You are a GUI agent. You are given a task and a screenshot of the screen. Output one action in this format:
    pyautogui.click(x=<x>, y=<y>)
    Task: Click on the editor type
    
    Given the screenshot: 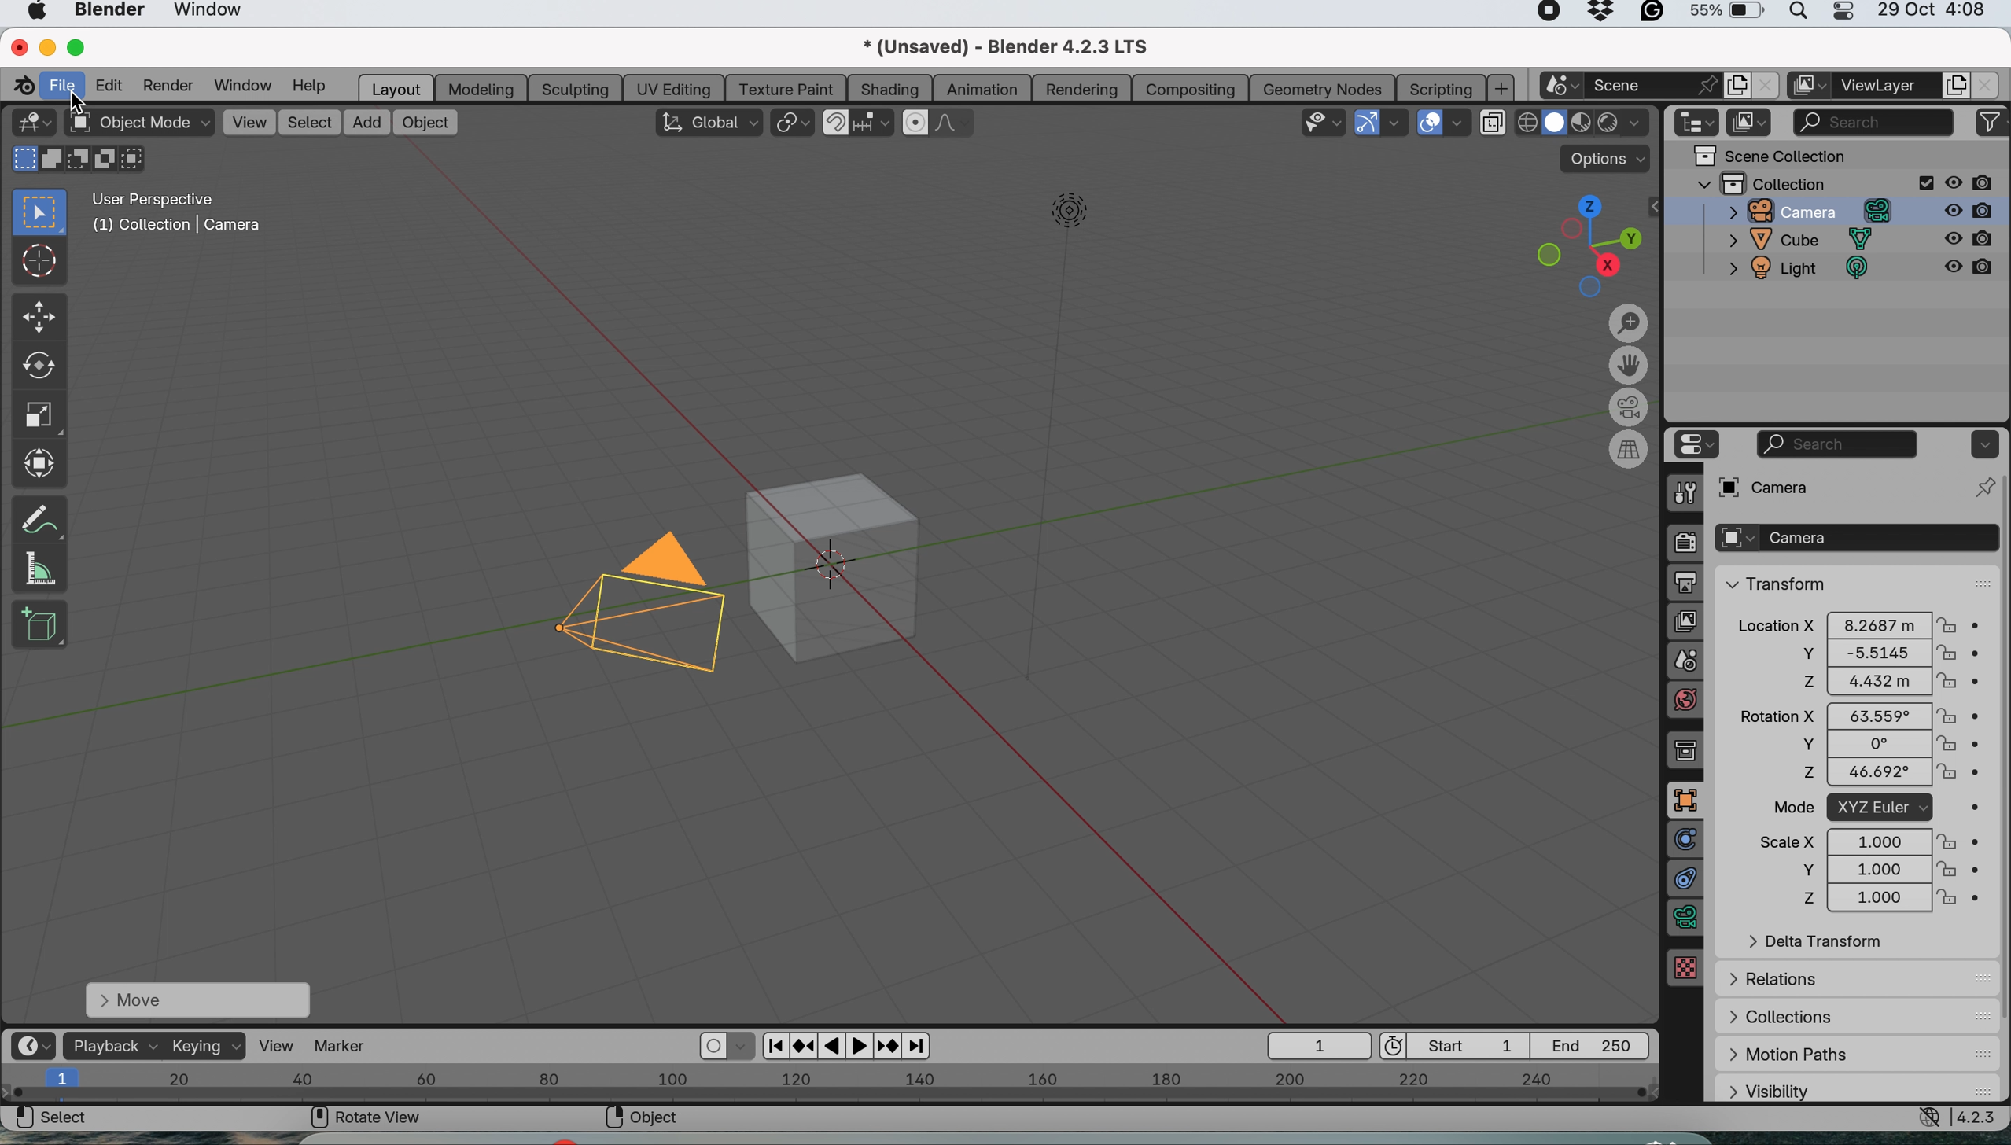 What is the action you would take?
    pyautogui.click(x=1692, y=444)
    